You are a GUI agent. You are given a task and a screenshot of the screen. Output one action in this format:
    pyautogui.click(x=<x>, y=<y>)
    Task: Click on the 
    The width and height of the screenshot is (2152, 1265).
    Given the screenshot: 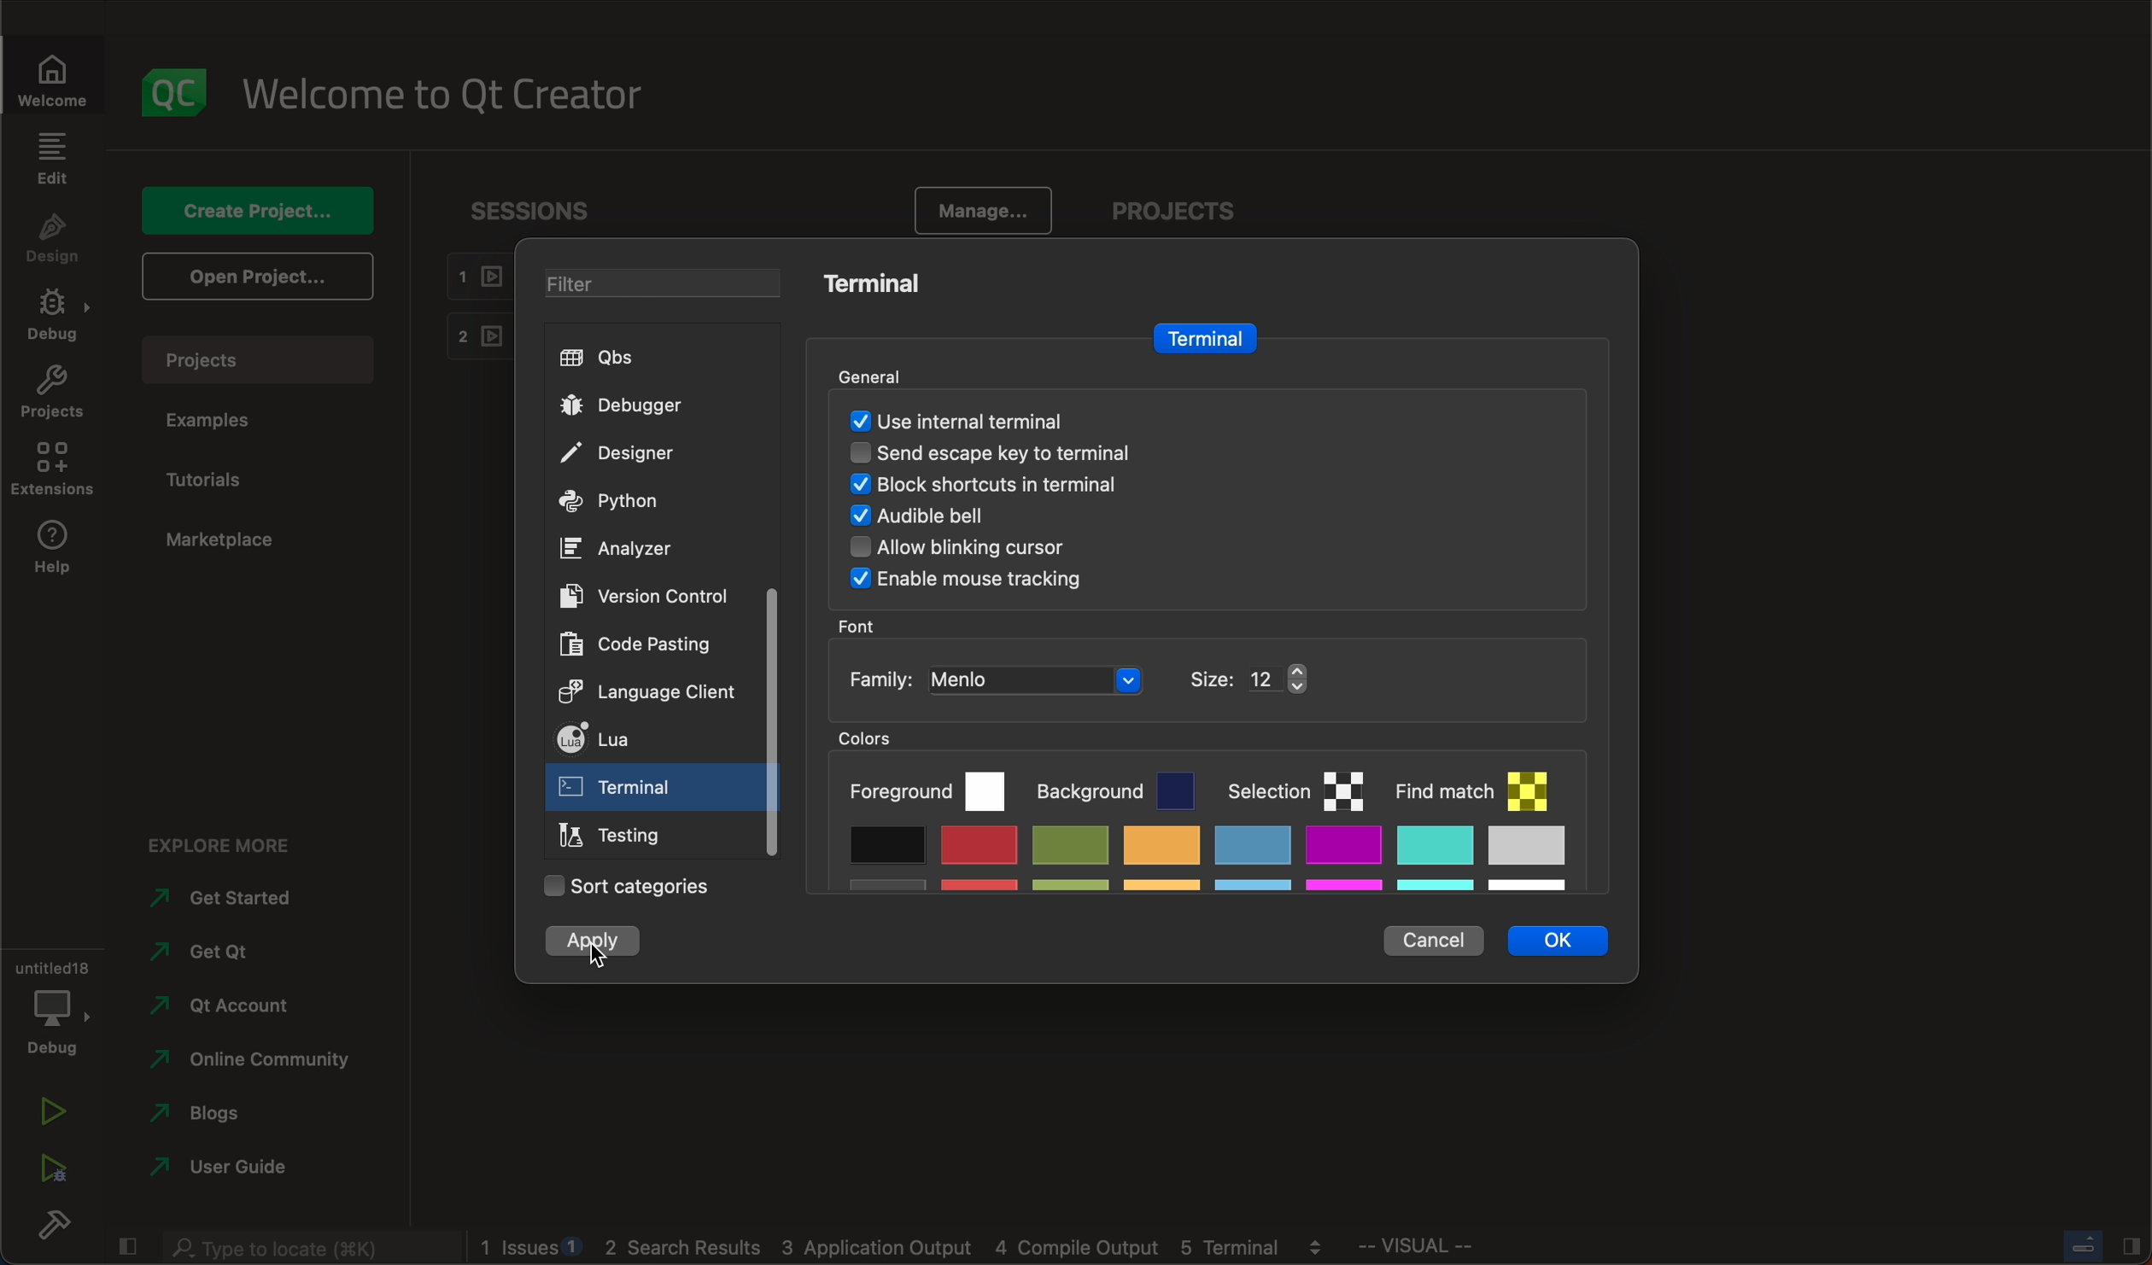 What is the action you would take?
    pyautogui.click(x=972, y=581)
    